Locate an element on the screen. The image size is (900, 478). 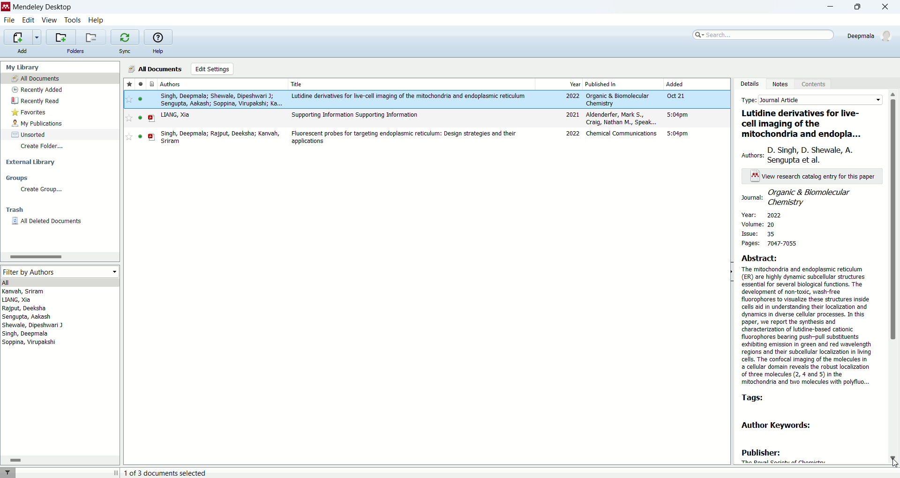
my publications is located at coordinates (38, 124).